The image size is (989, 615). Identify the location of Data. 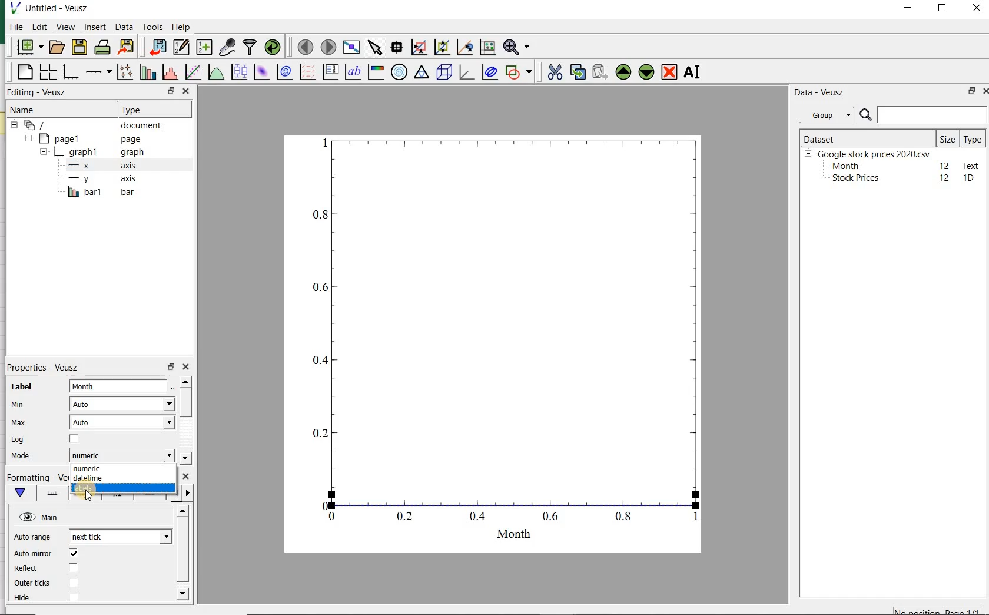
(124, 28).